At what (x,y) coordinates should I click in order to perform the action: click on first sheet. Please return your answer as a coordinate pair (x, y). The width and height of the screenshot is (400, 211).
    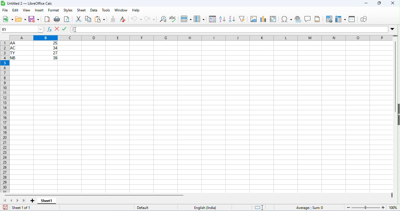
    Looking at the image, I should click on (6, 200).